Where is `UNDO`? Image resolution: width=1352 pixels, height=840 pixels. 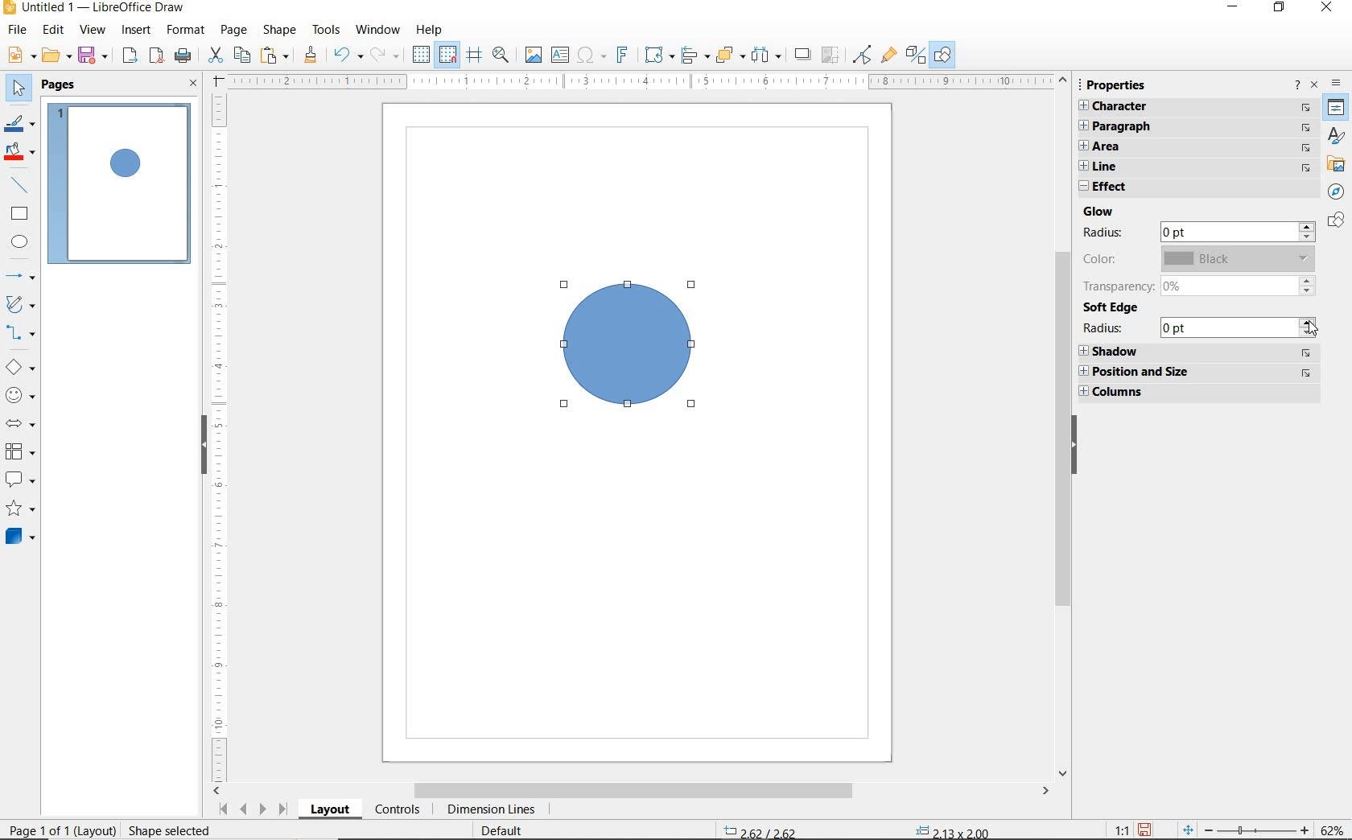
UNDO is located at coordinates (347, 55).